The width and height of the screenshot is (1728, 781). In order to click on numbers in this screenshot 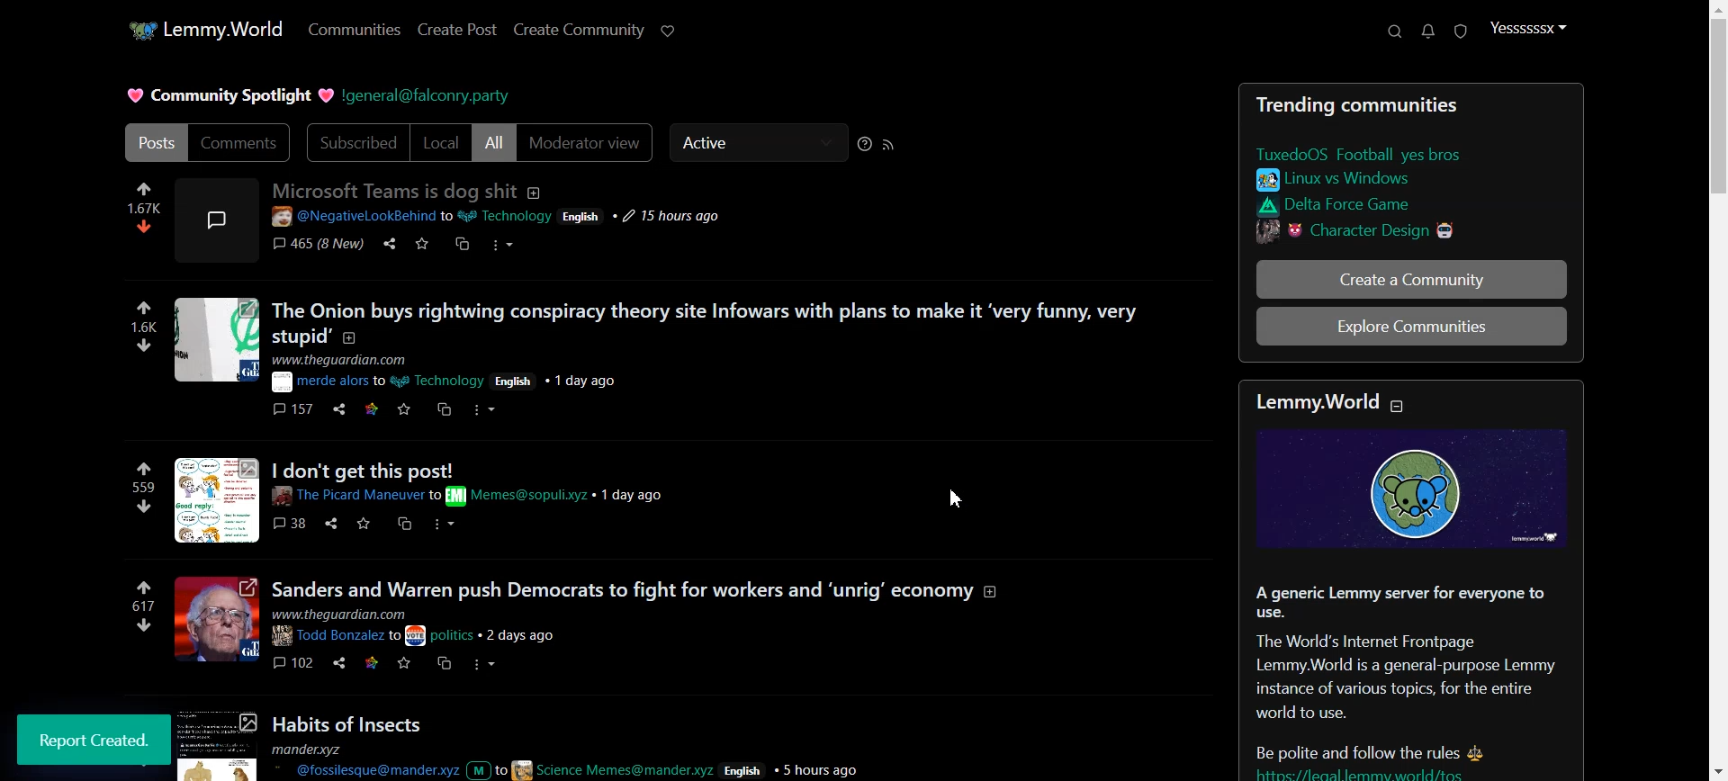, I will do `click(144, 487)`.